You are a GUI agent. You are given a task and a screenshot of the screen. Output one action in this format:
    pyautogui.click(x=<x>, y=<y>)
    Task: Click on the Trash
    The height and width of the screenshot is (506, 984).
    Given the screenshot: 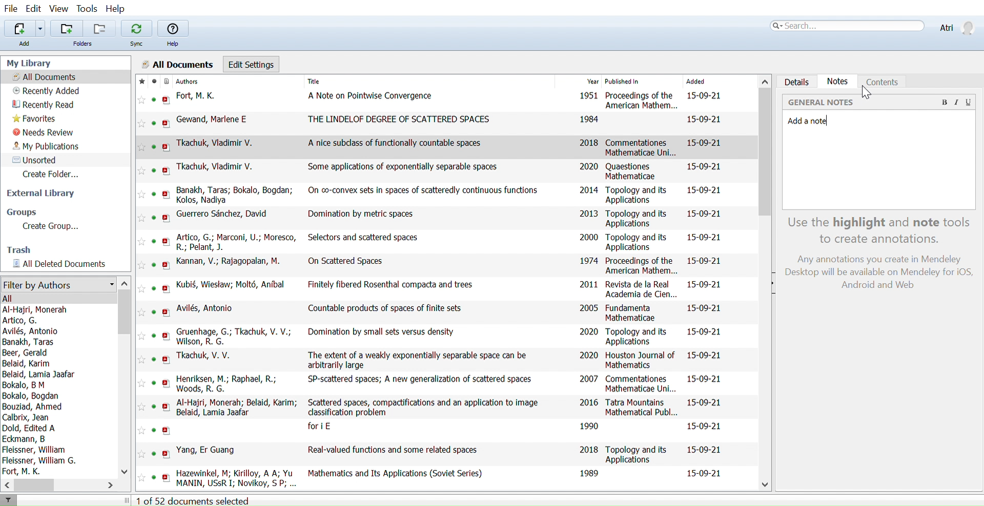 What is the action you would take?
    pyautogui.click(x=24, y=250)
    